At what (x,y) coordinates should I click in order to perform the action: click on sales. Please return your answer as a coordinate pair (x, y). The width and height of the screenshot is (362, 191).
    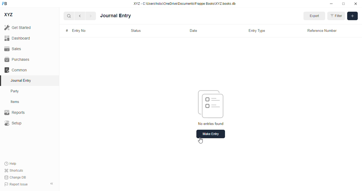
    Looking at the image, I should click on (14, 49).